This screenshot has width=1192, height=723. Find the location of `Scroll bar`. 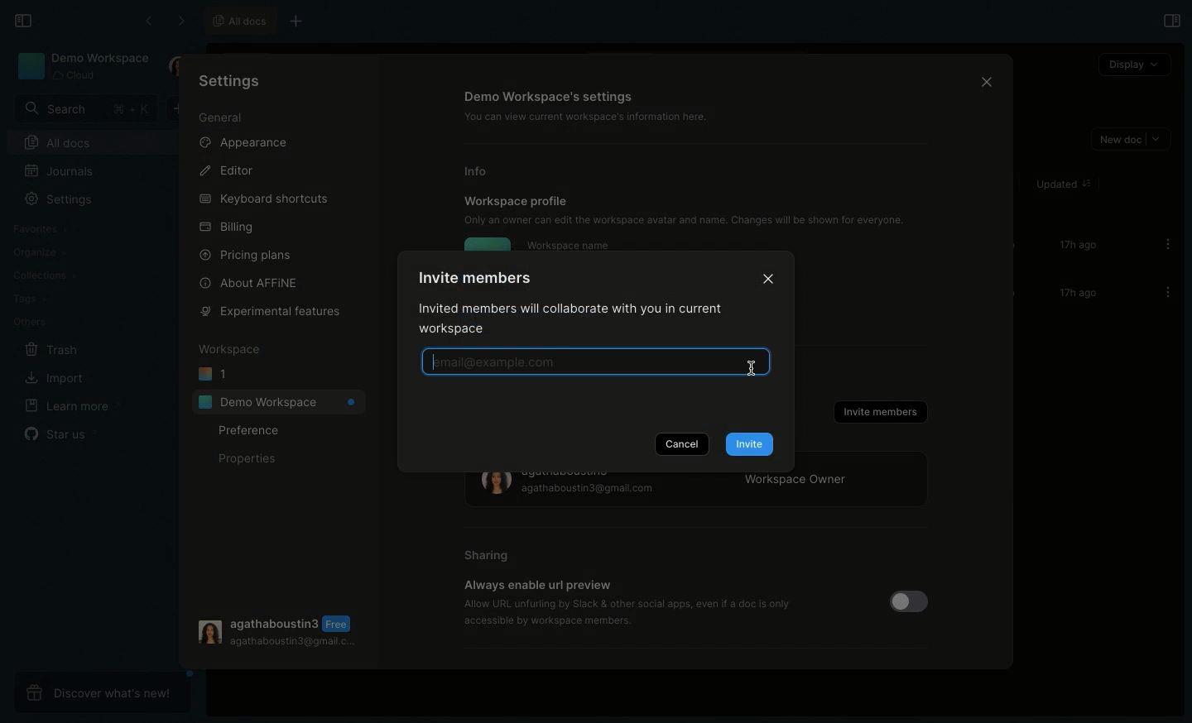

Scroll bar is located at coordinates (1012, 273).